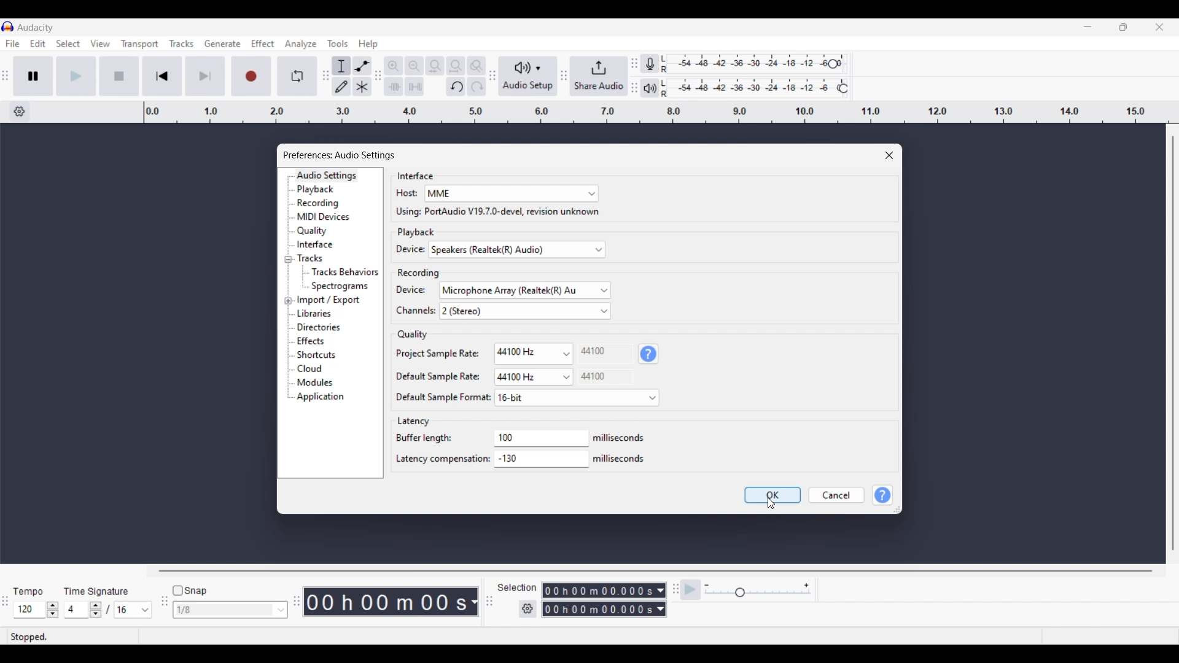  I want to click on Help menu, so click(368, 44).